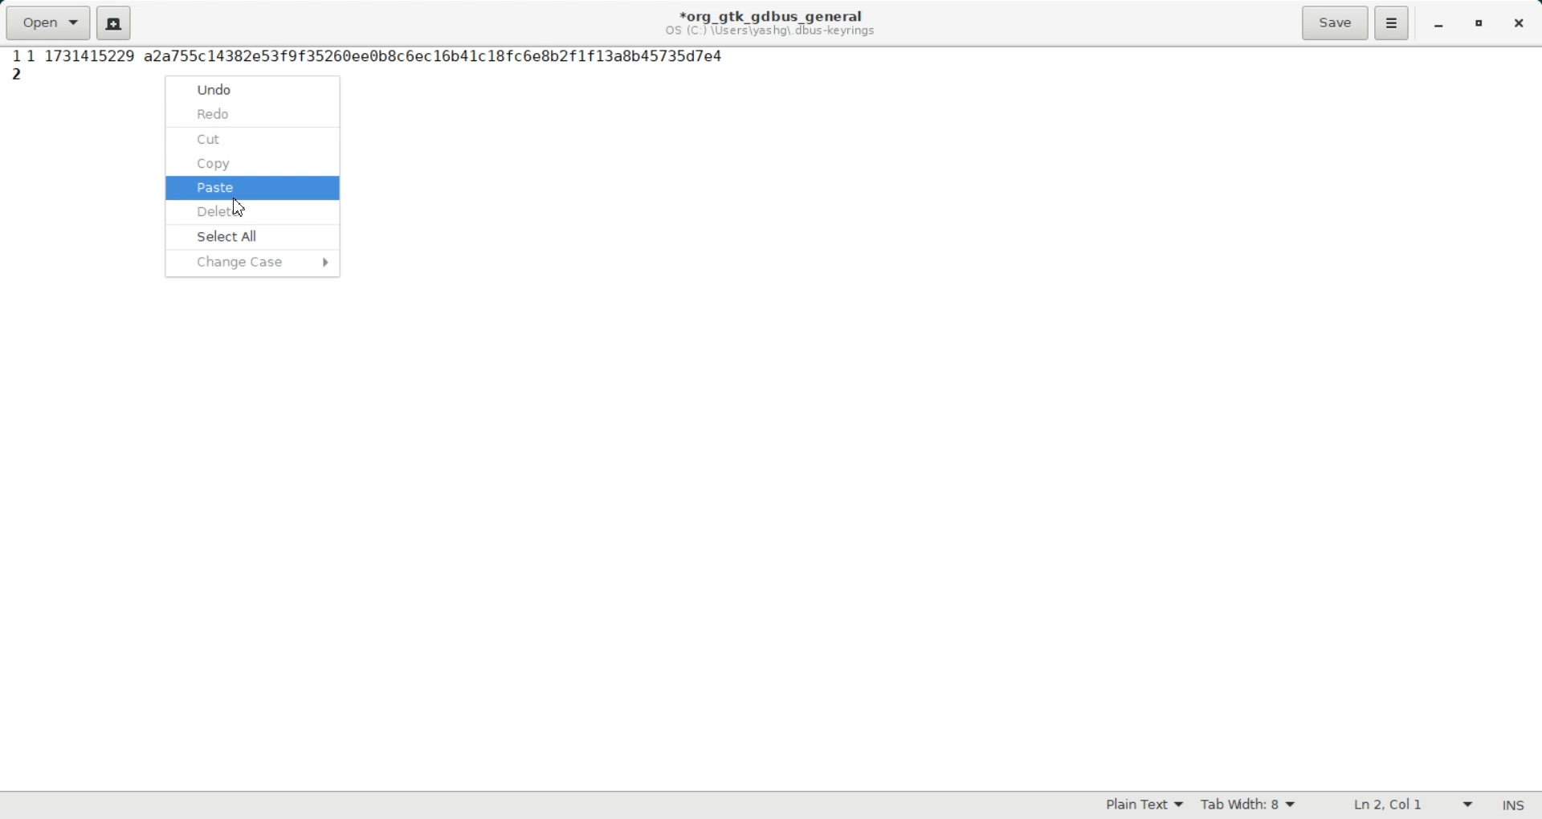 The width and height of the screenshot is (1542, 819). I want to click on Text information , so click(770, 22).